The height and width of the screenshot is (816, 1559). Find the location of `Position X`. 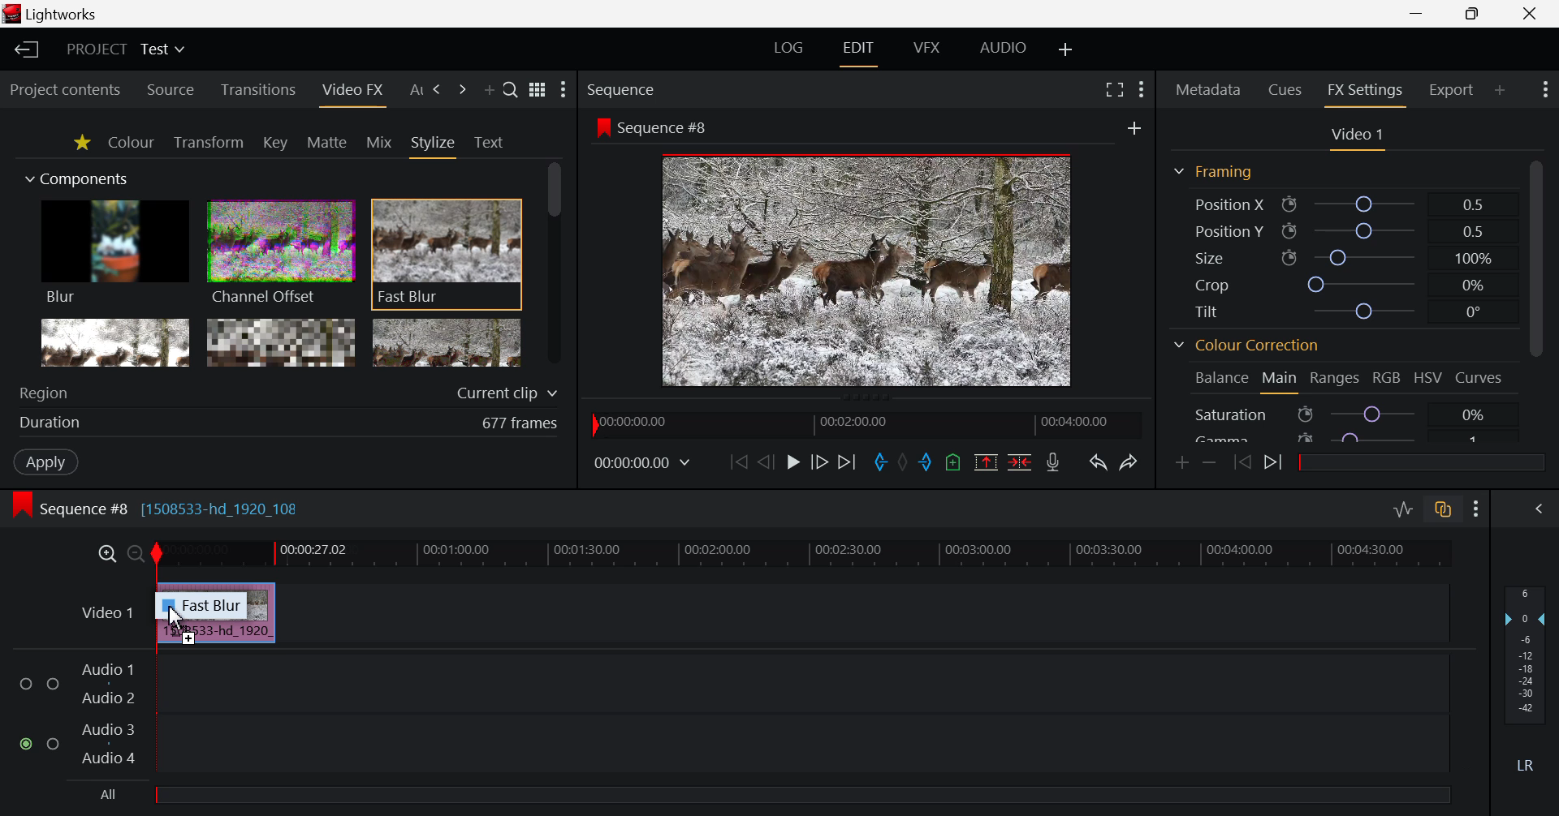

Position X is located at coordinates (1344, 204).